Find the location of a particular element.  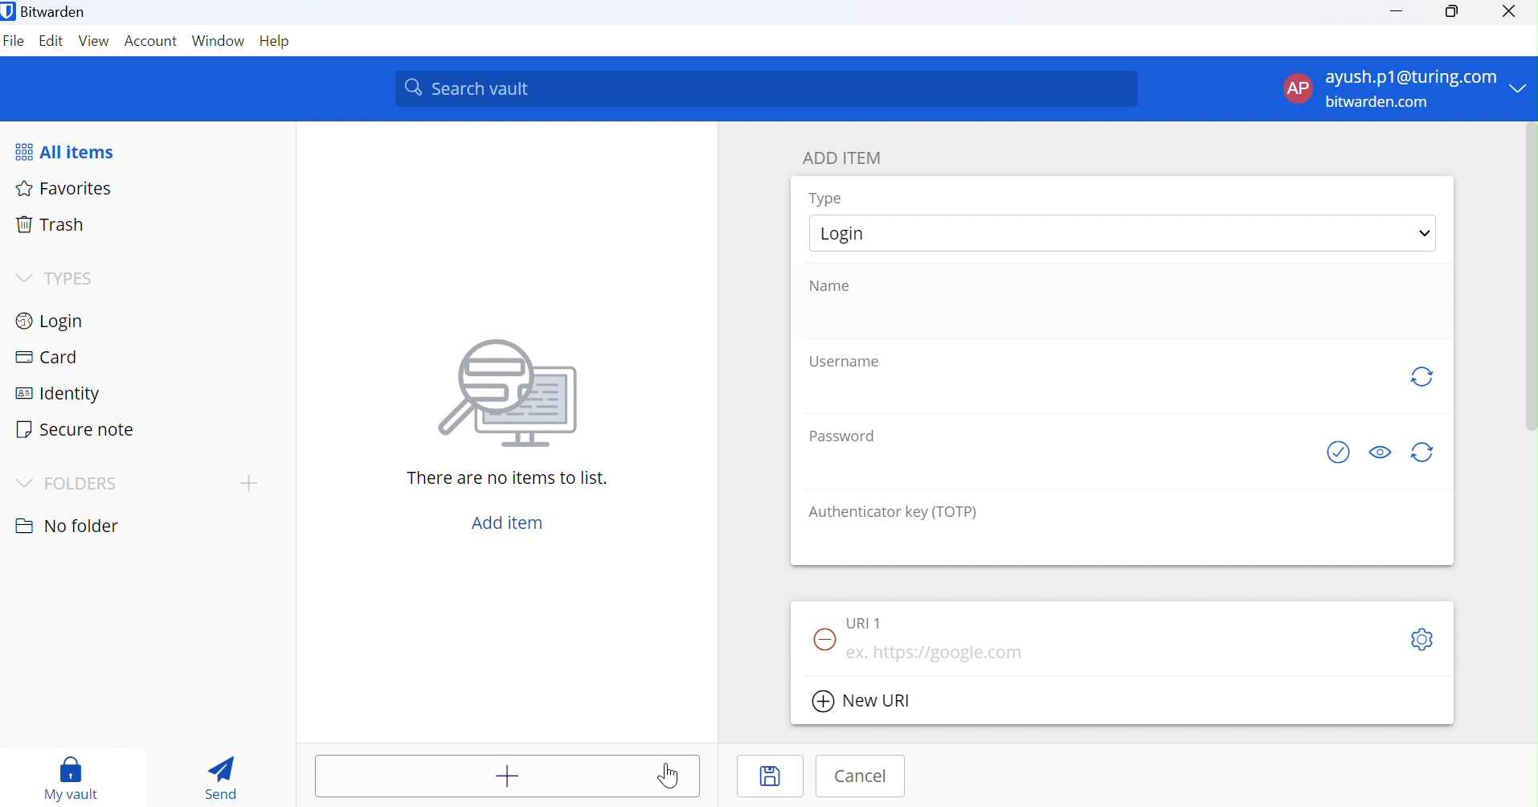

Remove is located at coordinates (824, 641).